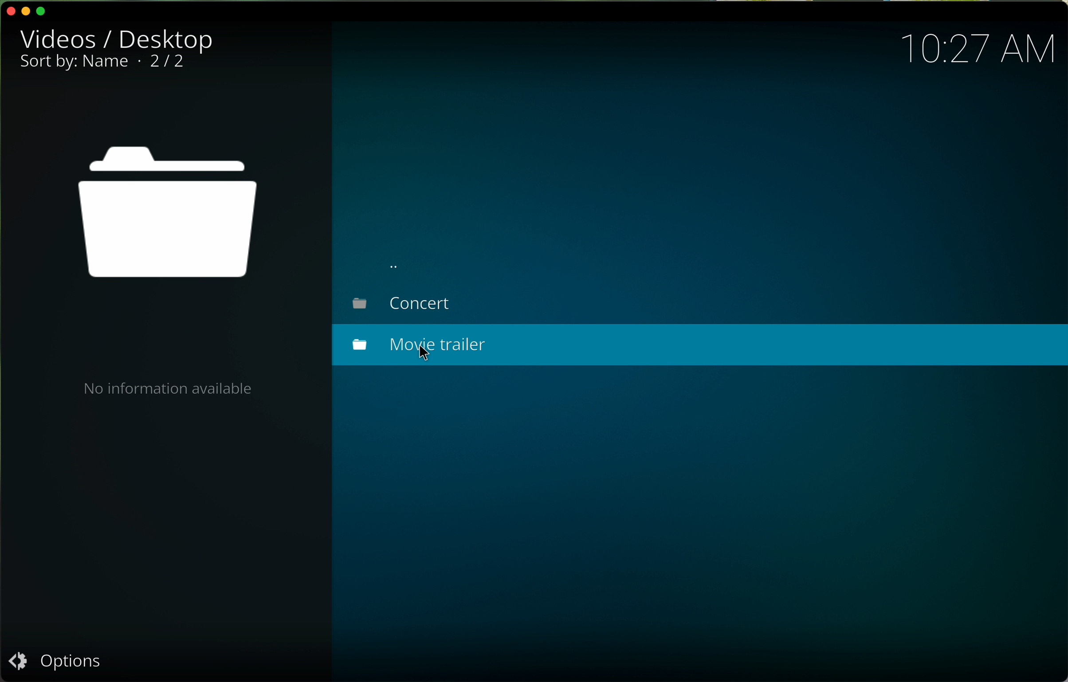 Image resolution: width=1068 pixels, height=682 pixels. I want to click on Options, so click(64, 662).